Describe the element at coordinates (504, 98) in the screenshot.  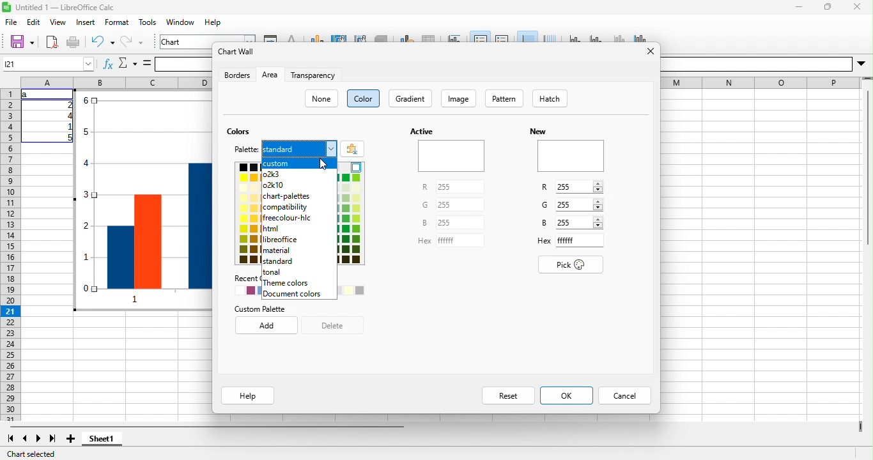
I see `pattern` at that location.